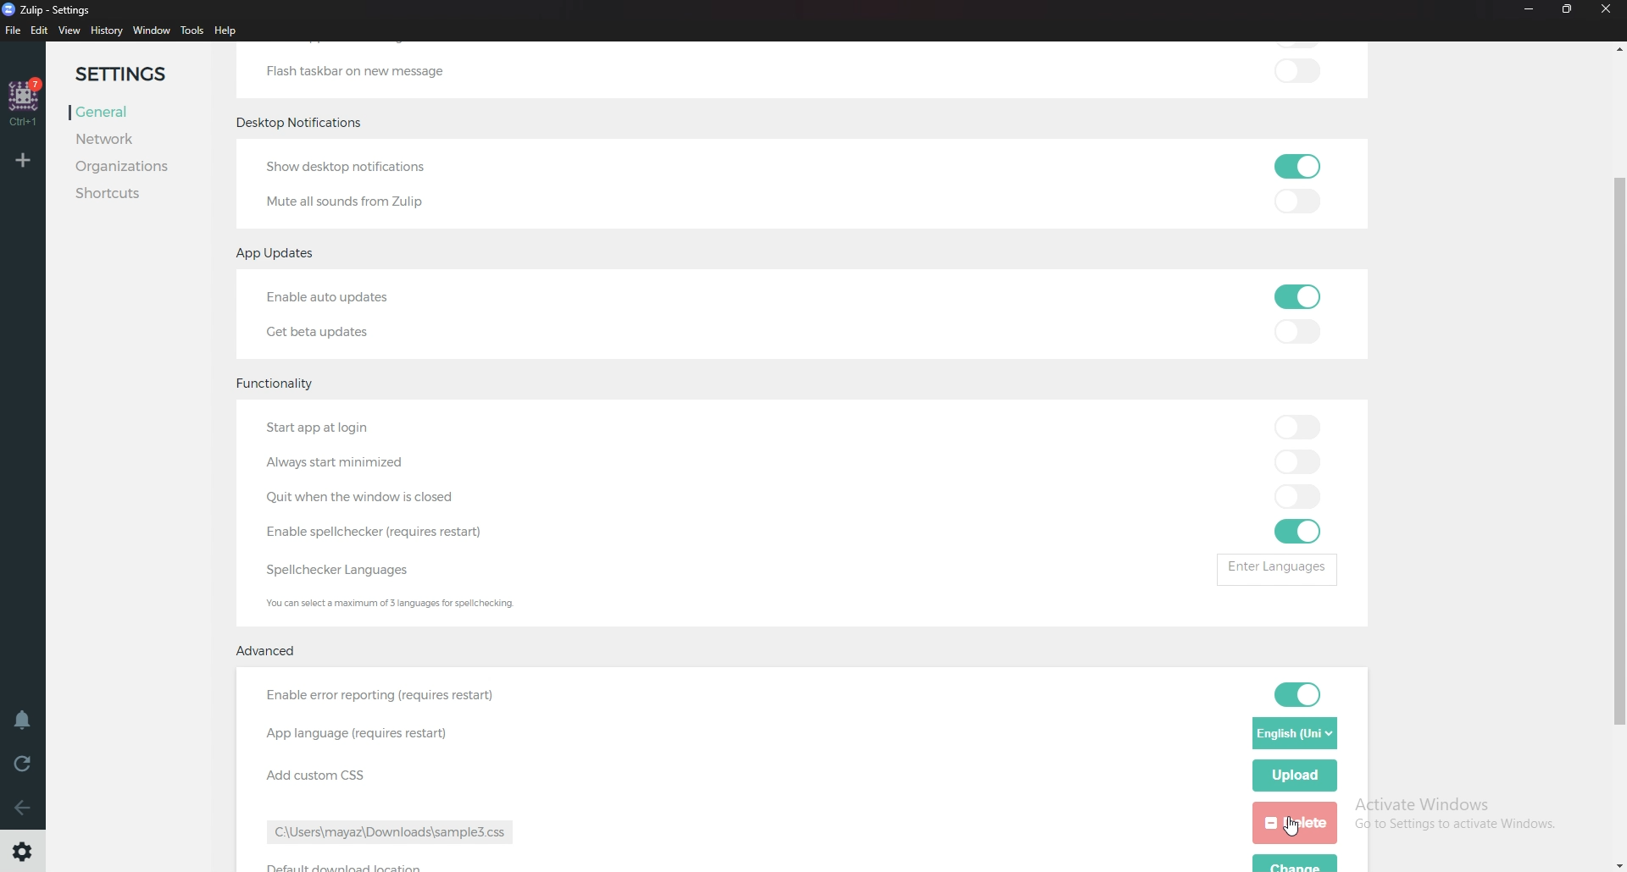 The image size is (1627, 872). What do you see at coordinates (313, 777) in the screenshot?
I see `Add custom css` at bounding box center [313, 777].